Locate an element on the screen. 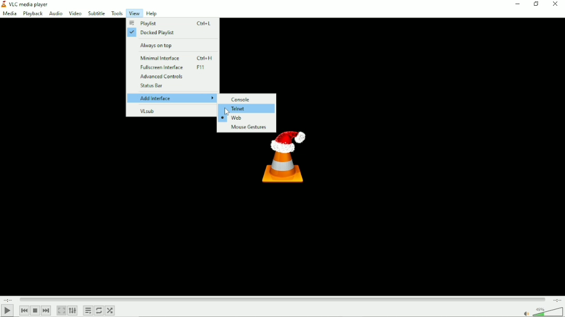 Image resolution: width=565 pixels, height=317 pixels. Play duration is located at coordinates (282, 299).